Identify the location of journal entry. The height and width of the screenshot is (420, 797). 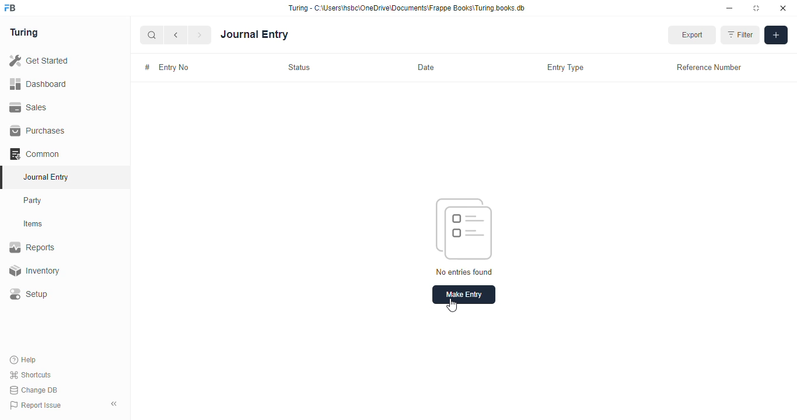
(255, 34).